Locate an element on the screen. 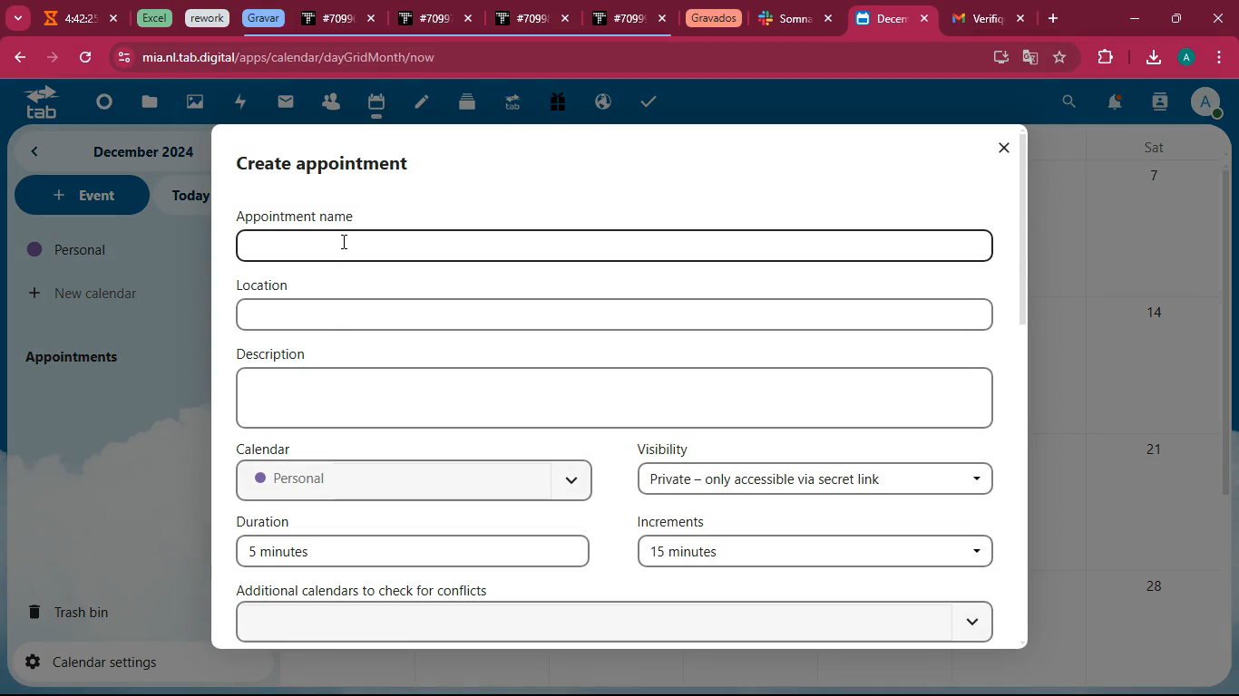 The image size is (1239, 696). profile is located at coordinates (1189, 57).